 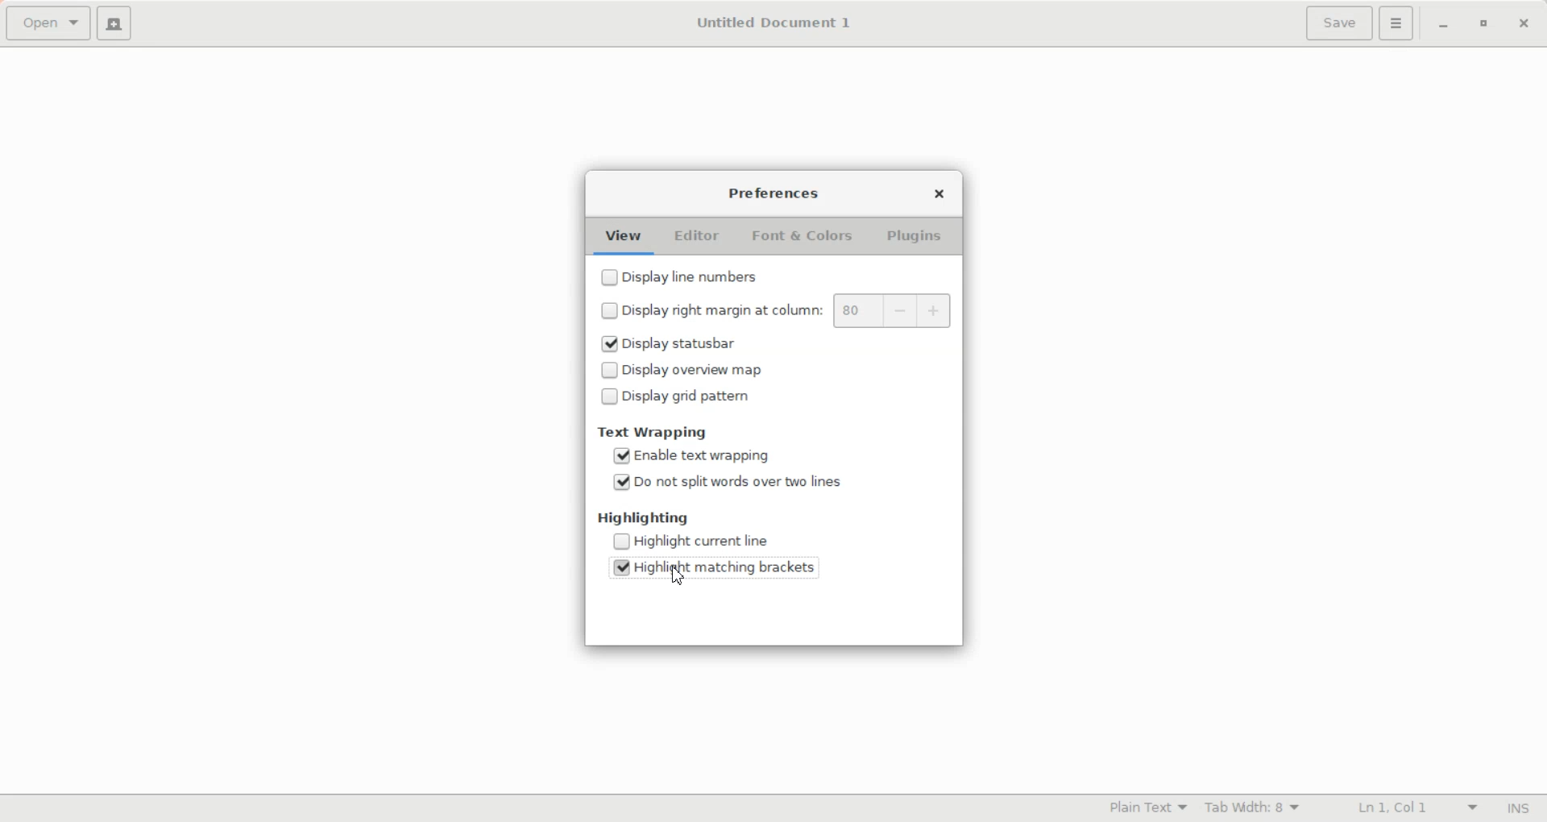 I want to click on Increase, so click(x=936, y=312).